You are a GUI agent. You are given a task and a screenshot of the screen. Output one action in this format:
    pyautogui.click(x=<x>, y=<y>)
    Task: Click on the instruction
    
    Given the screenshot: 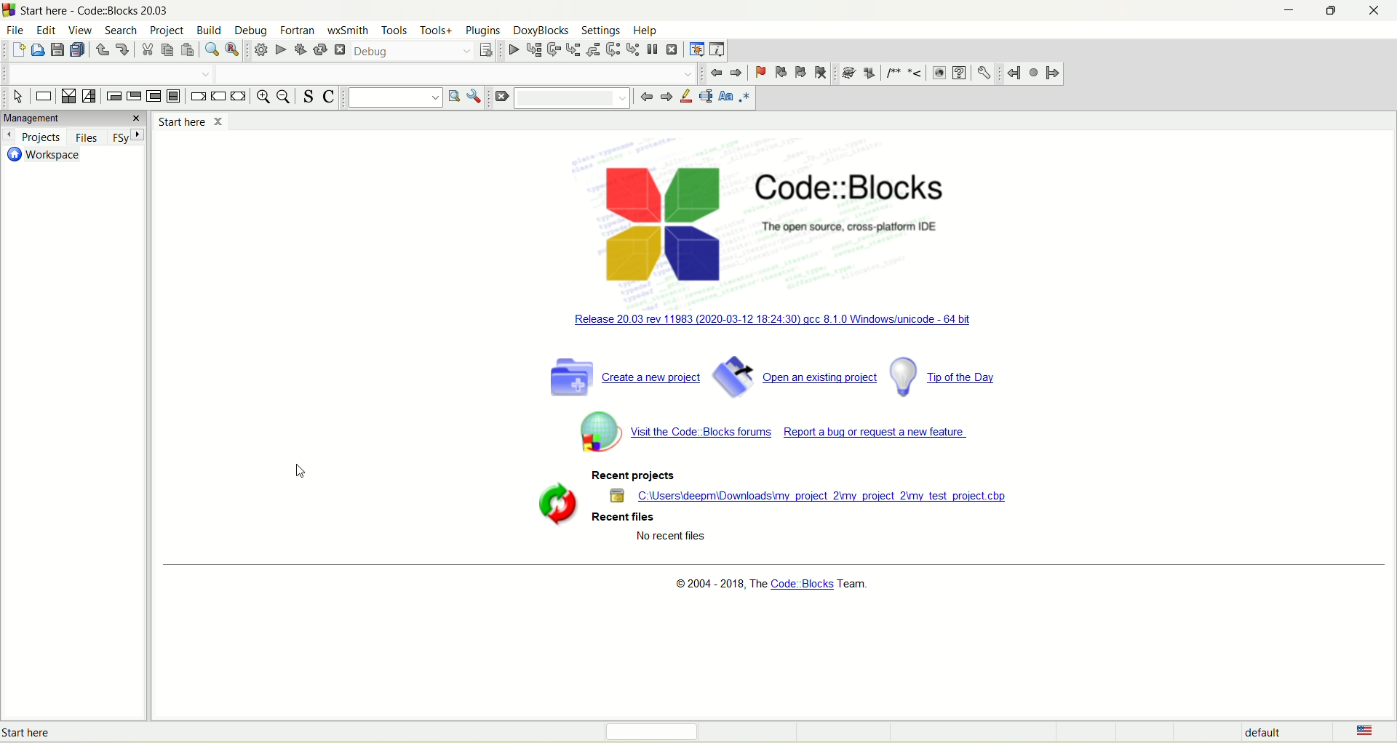 What is the action you would take?
    pyautogui.click(x=45, y=97)
    